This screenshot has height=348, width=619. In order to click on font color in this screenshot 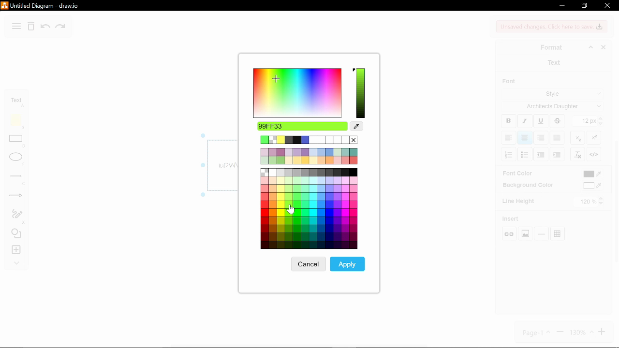, I will do `click(593, 174)`.